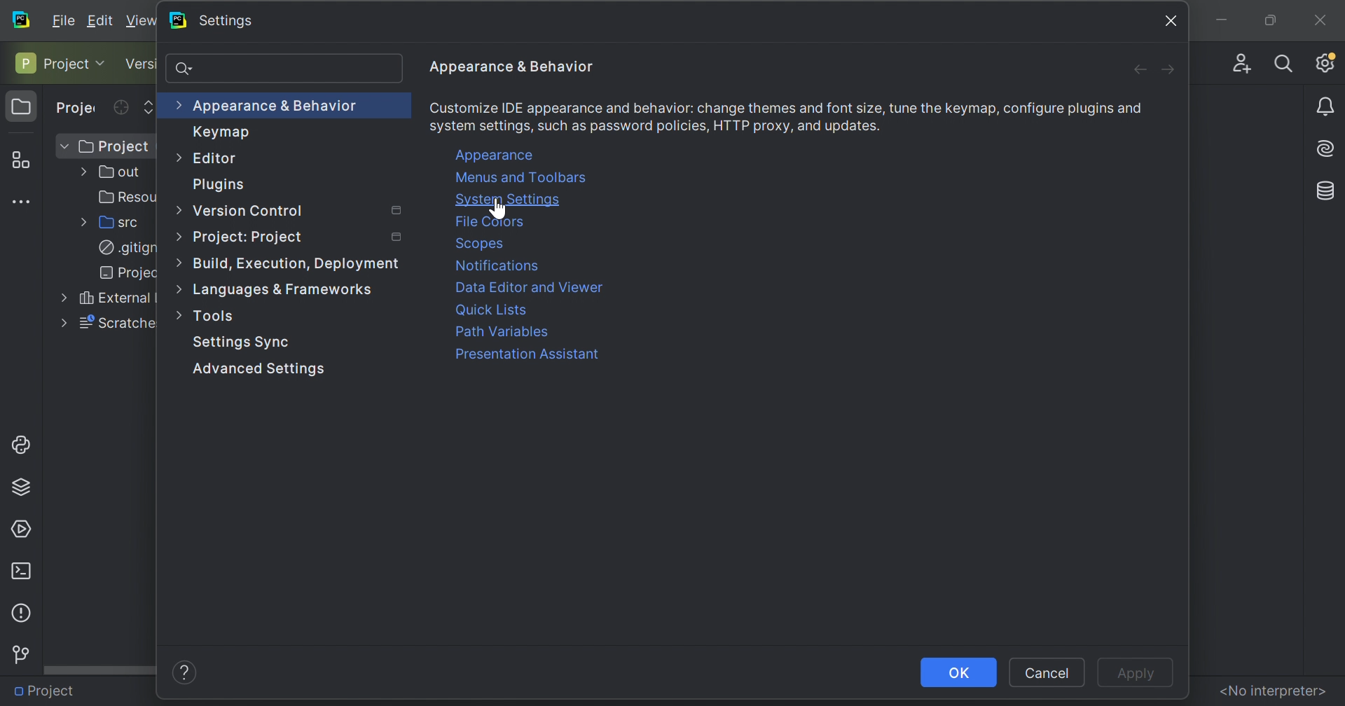 The image size is (1345, 706). What do you see at coordinates (24, 443) in the screenshot?
I see `Python console` at bounding box center [24, 443].